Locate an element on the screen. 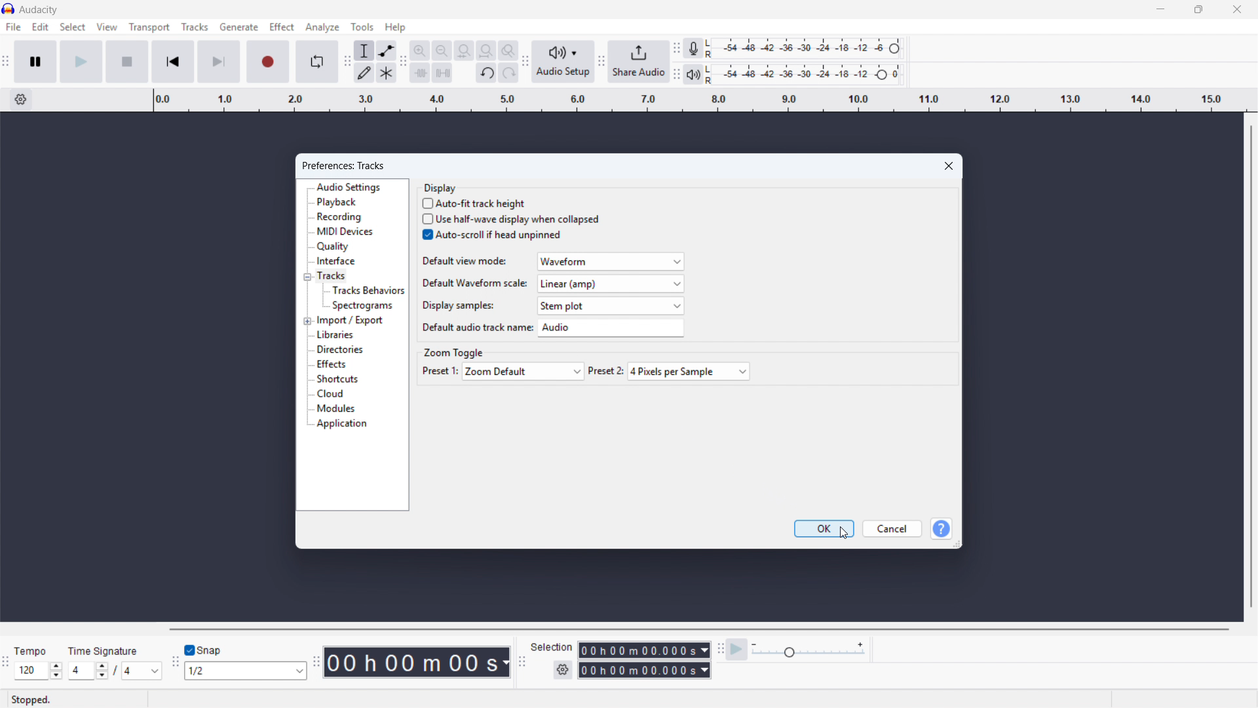  trim audio outside selction is located at coordinates (420, 72).